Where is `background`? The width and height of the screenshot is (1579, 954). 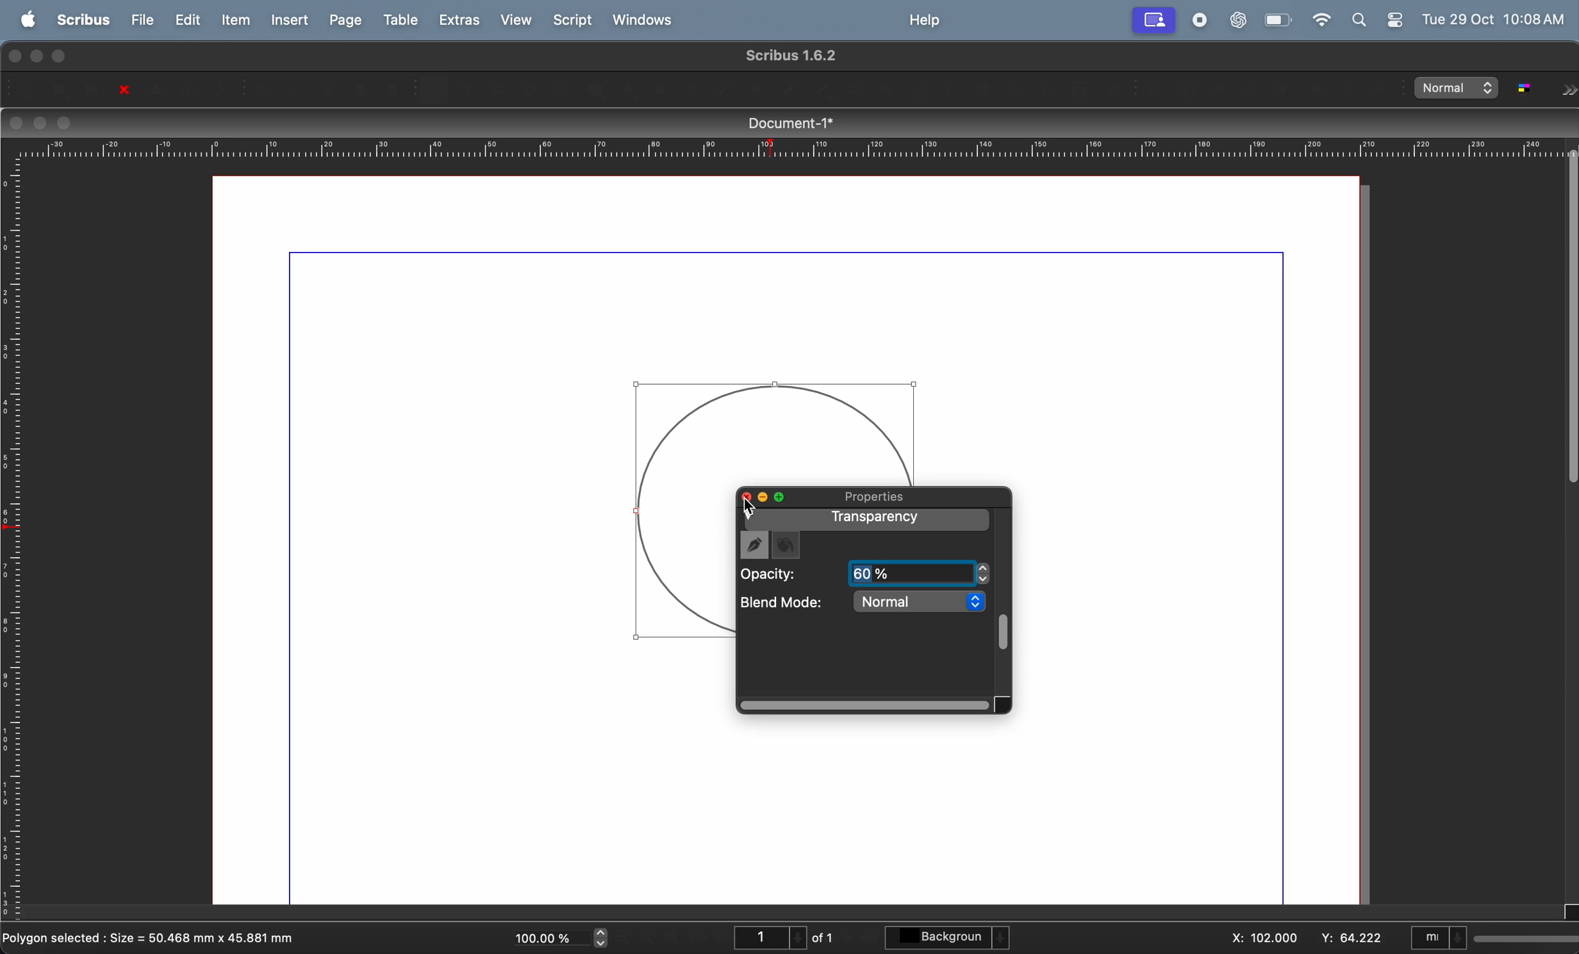 background is located at coordinates (948, 935).